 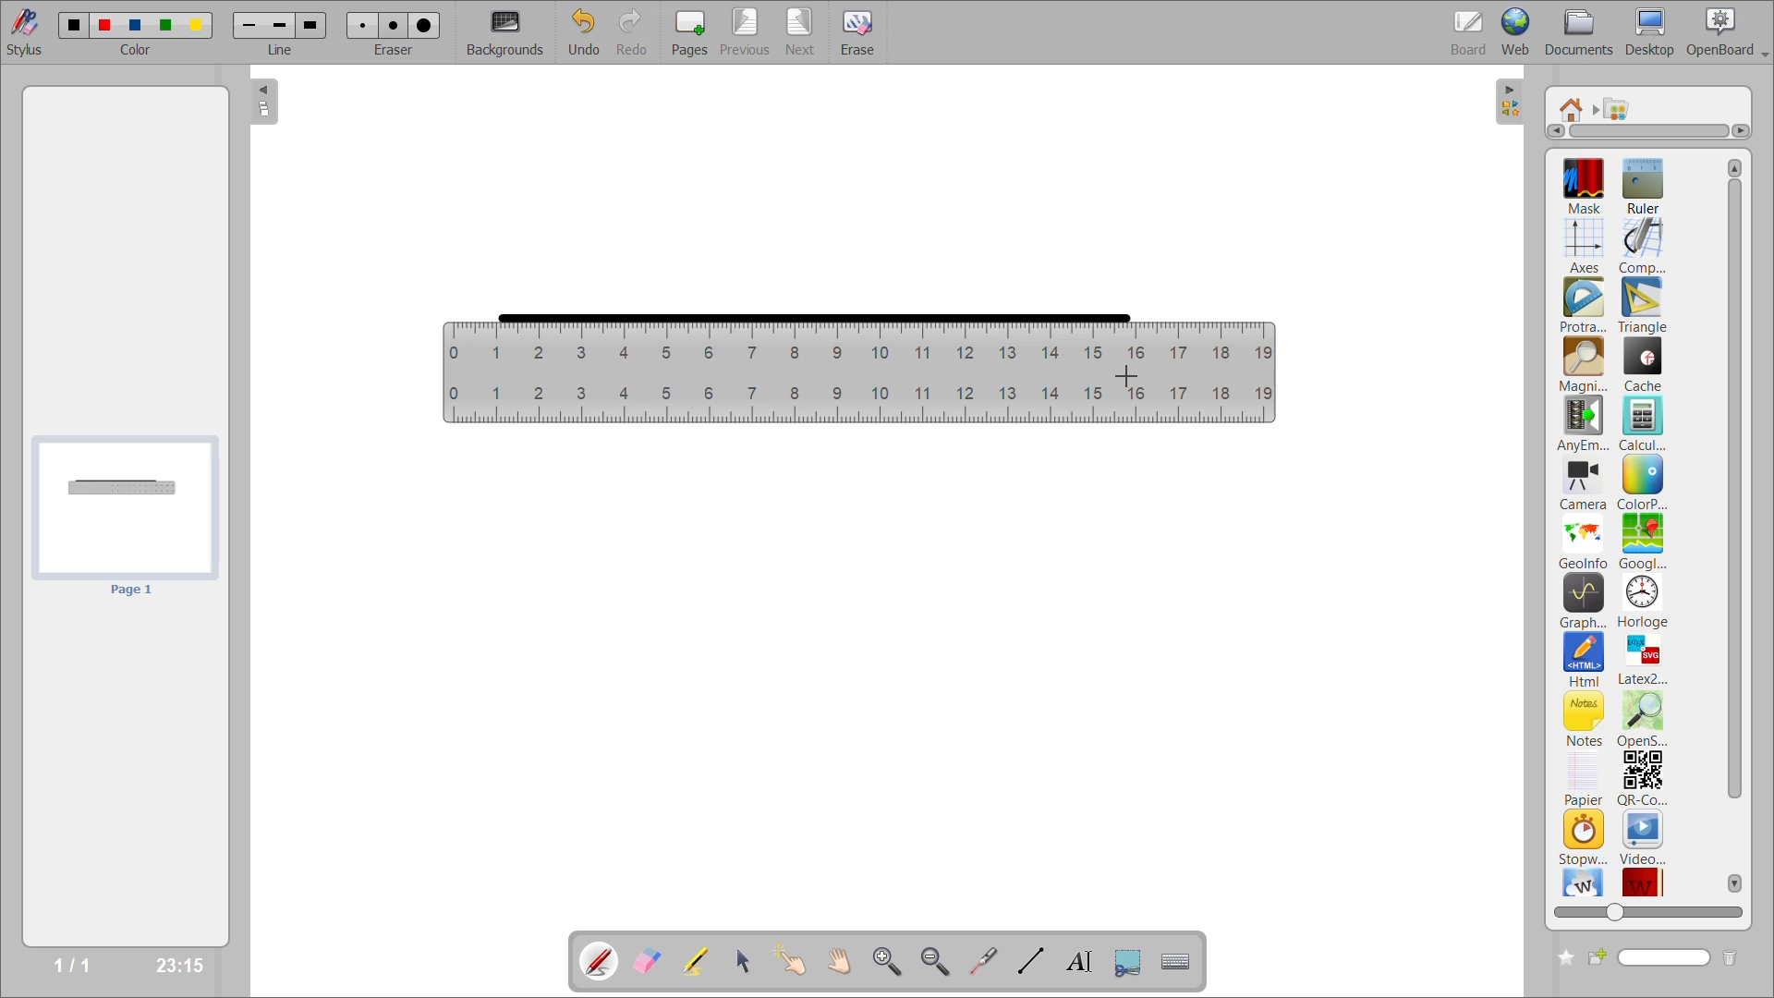 What do you see at coordinates (134, 24) in the screenshot?
I see `color 3` at bounding box center [134, 24].